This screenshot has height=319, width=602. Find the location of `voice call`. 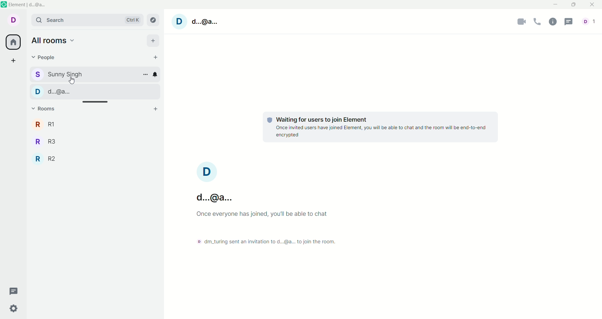

voice call is located at coordinates (539, 22).